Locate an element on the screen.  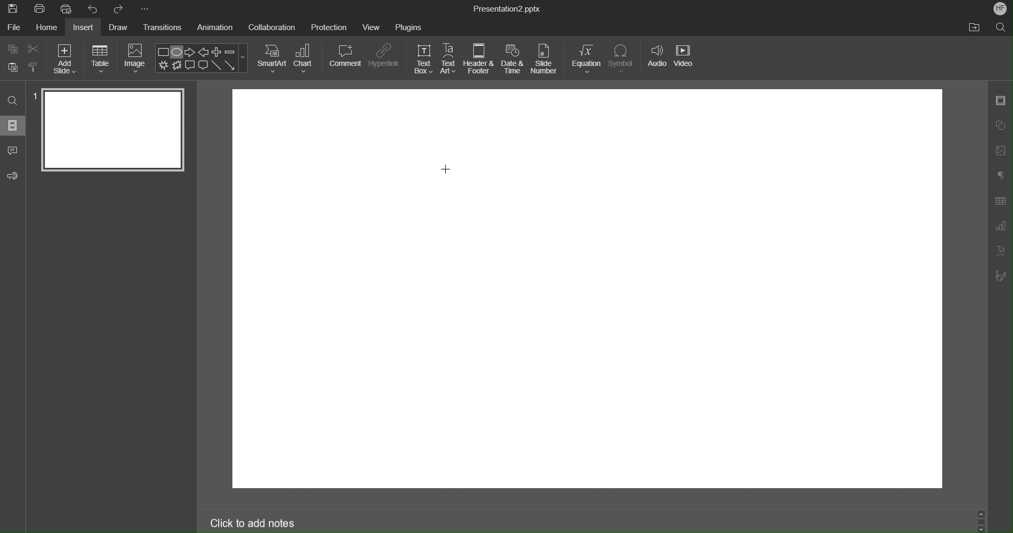
Print is located at coordinates (40, 9).